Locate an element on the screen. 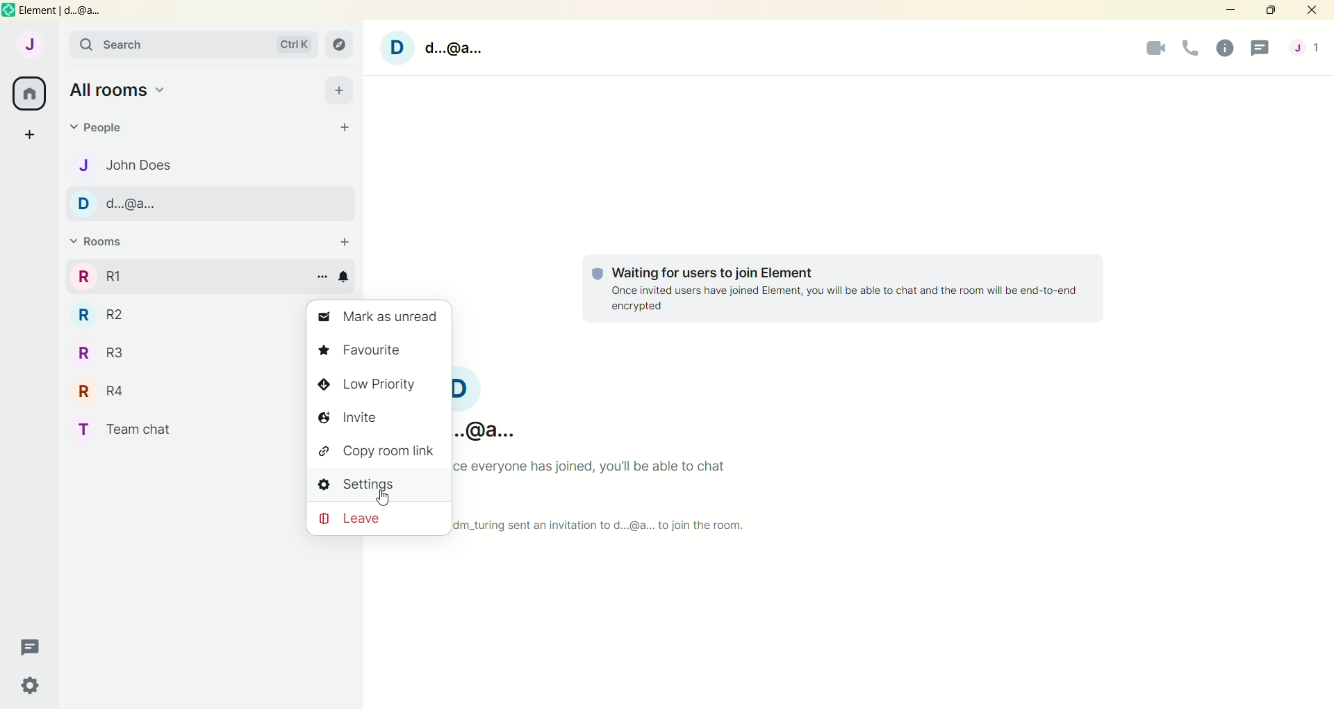 This screenshot has height=709, width=1334. video call is located at coordinates (1157, 50).